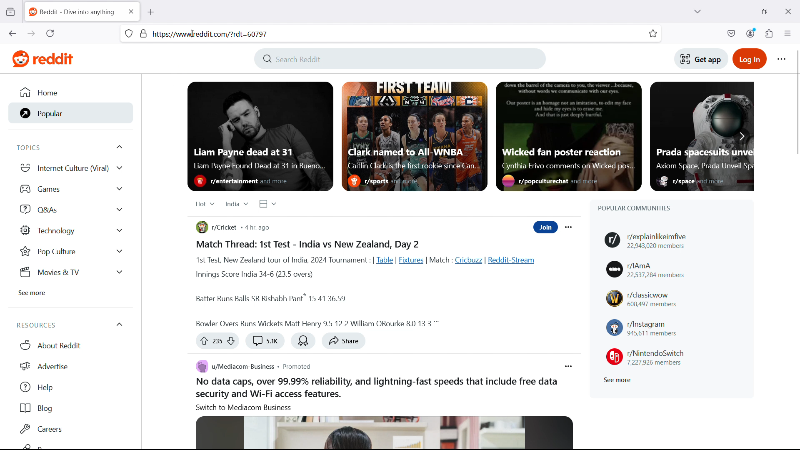 Image resolution: width=800 pixels, height=450 pixels. I want to click on Select view, so click(268, 204).